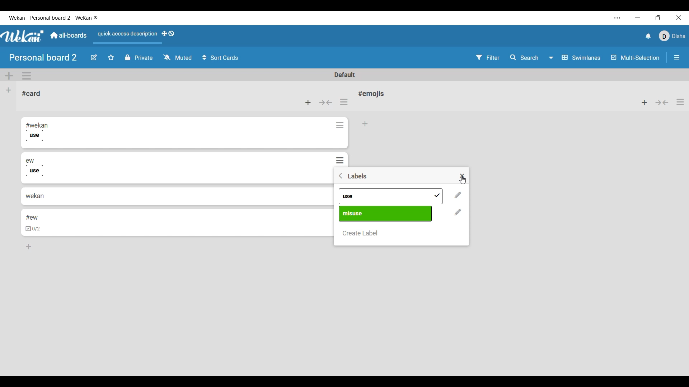 This screenshot has height=387, width=689. What do you see at coordinates (648, 36) in the screenshot?
I see `Notifications ` at bounding box center [648, 36].